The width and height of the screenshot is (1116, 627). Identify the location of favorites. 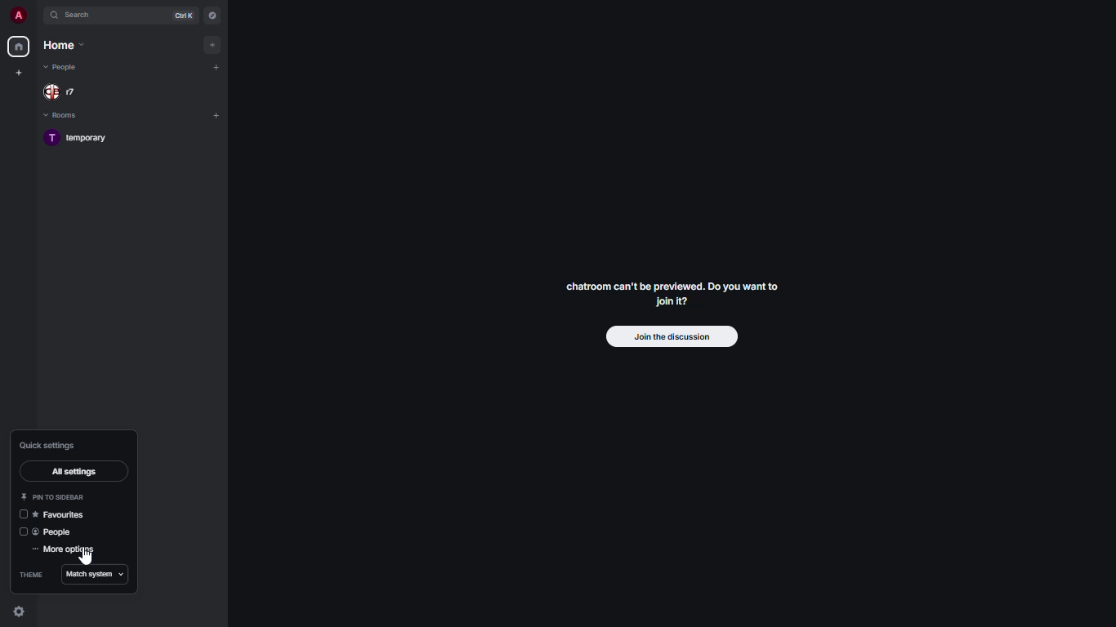
(67, 515).